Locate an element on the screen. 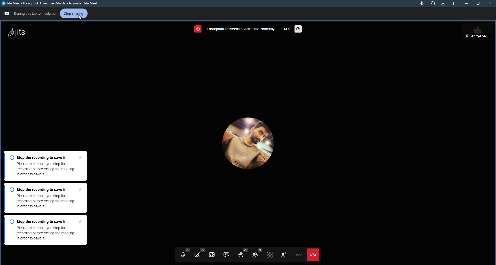 The height and width of the screenshot is (265, 496). more actions is located at coordinates (298, 254).